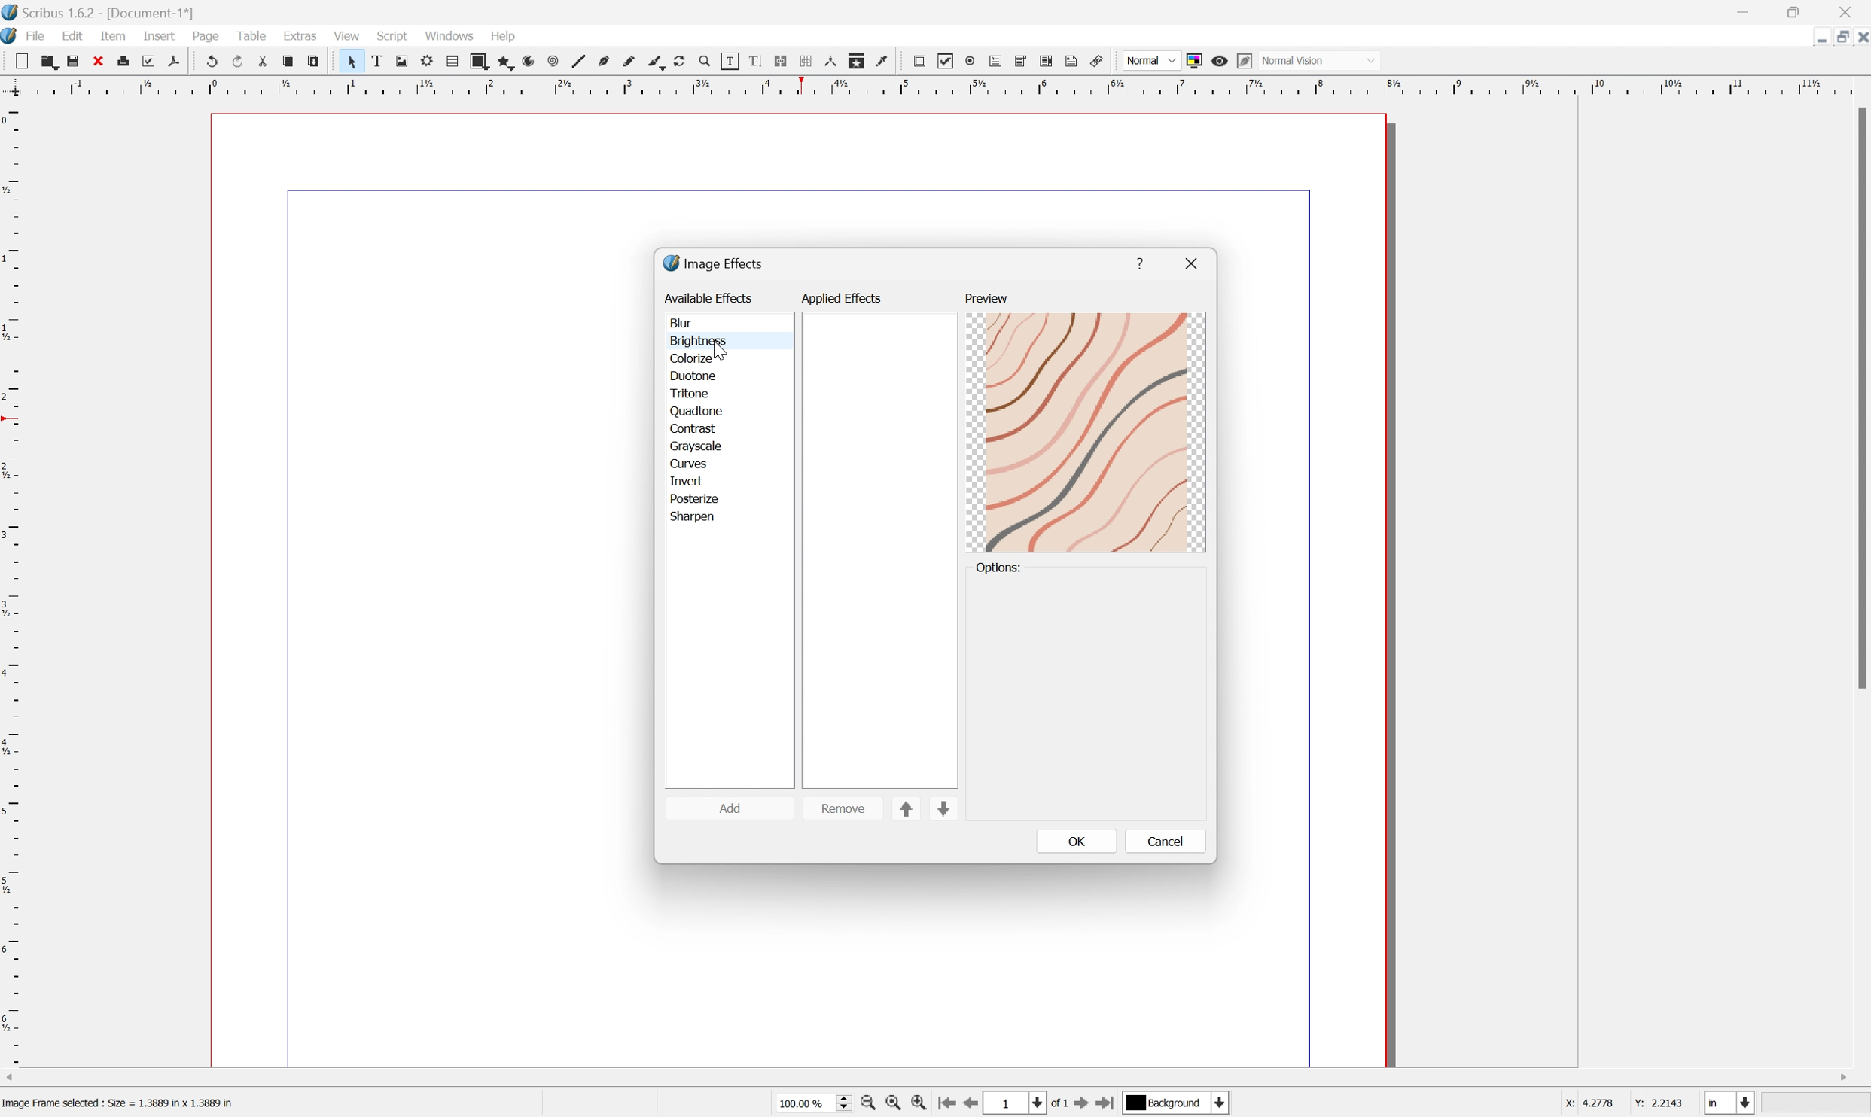  Describe the element at coordinates (715, 263) in the screenshot. I see `image effects` at that location.